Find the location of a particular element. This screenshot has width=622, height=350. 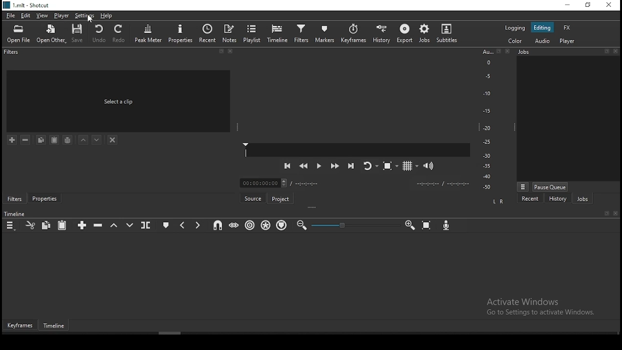

zoom timeline is located at coordinates (410, 225).